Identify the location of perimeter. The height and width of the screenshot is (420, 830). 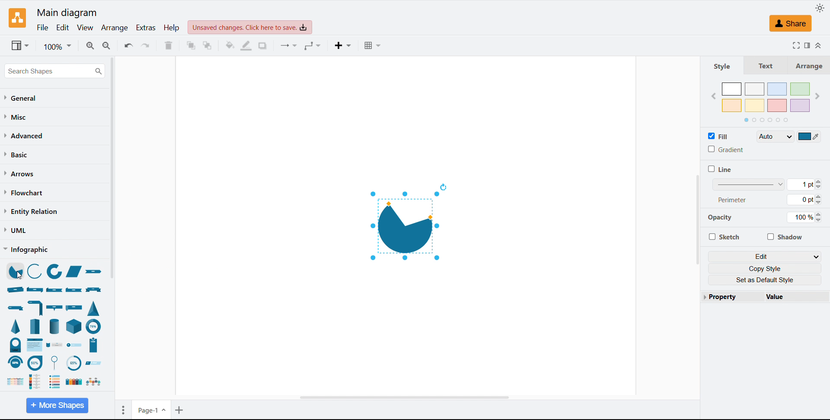
(749, 200).